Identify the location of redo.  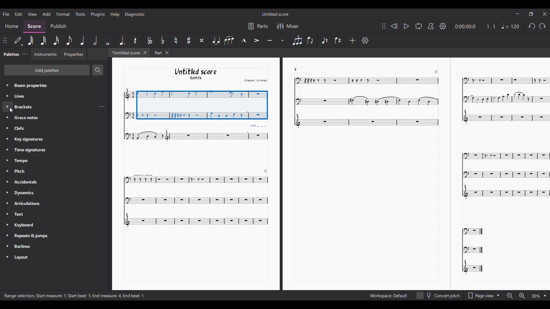
(531, 27).